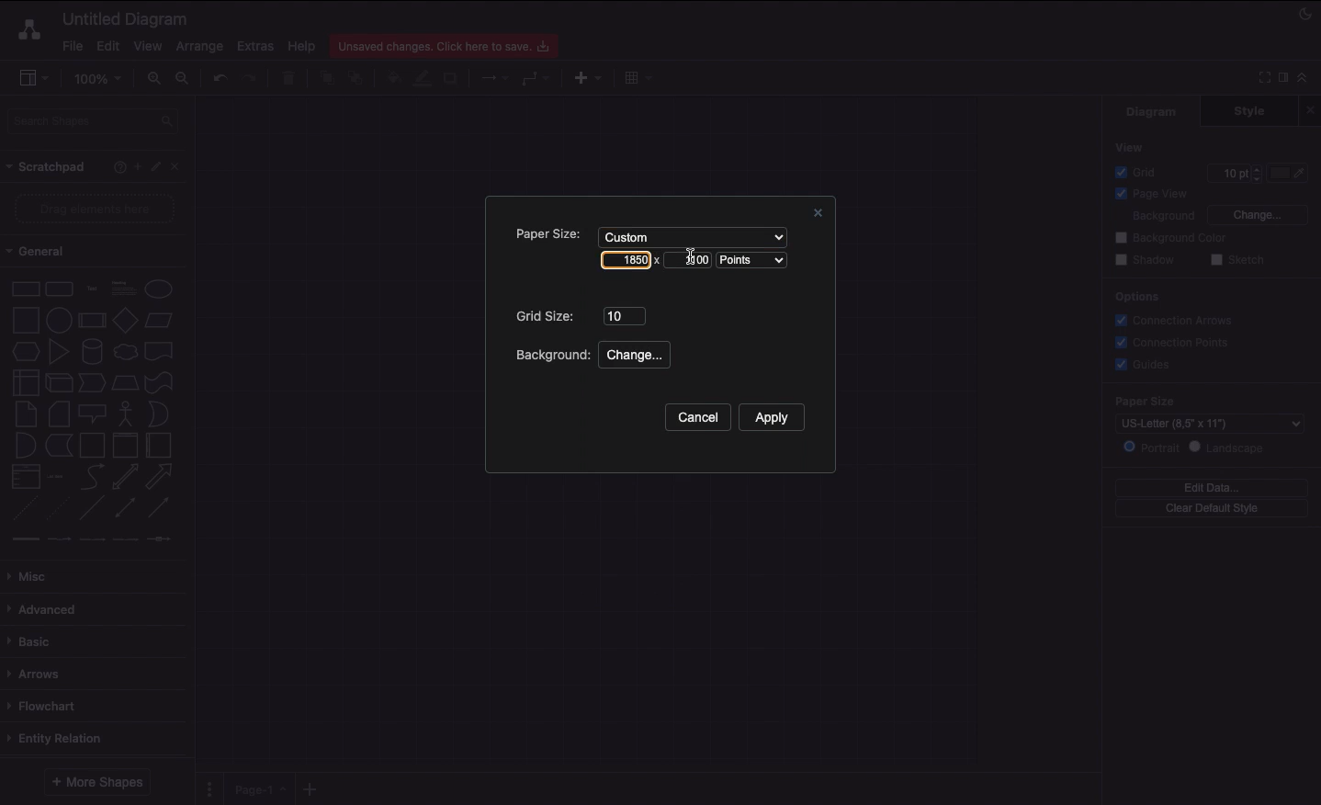 Image resolution: width=1321 pixels, height=805 pixels. Describe the element at coordinates (219, 77) in the screenshot. I see `Undo` at that location.